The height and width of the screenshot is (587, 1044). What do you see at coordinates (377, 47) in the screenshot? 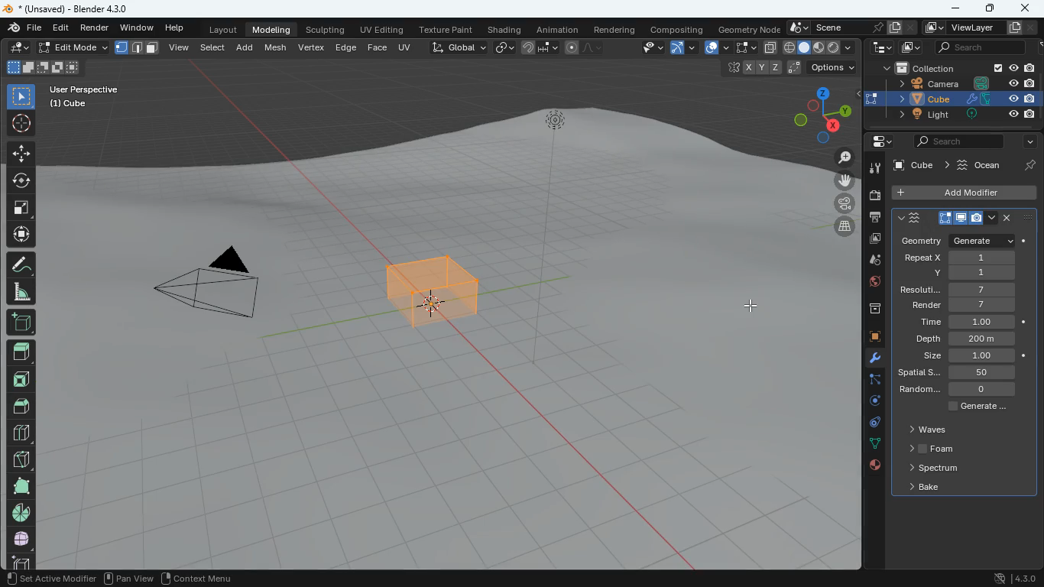
I see `face` at bounding box center [377, 47].